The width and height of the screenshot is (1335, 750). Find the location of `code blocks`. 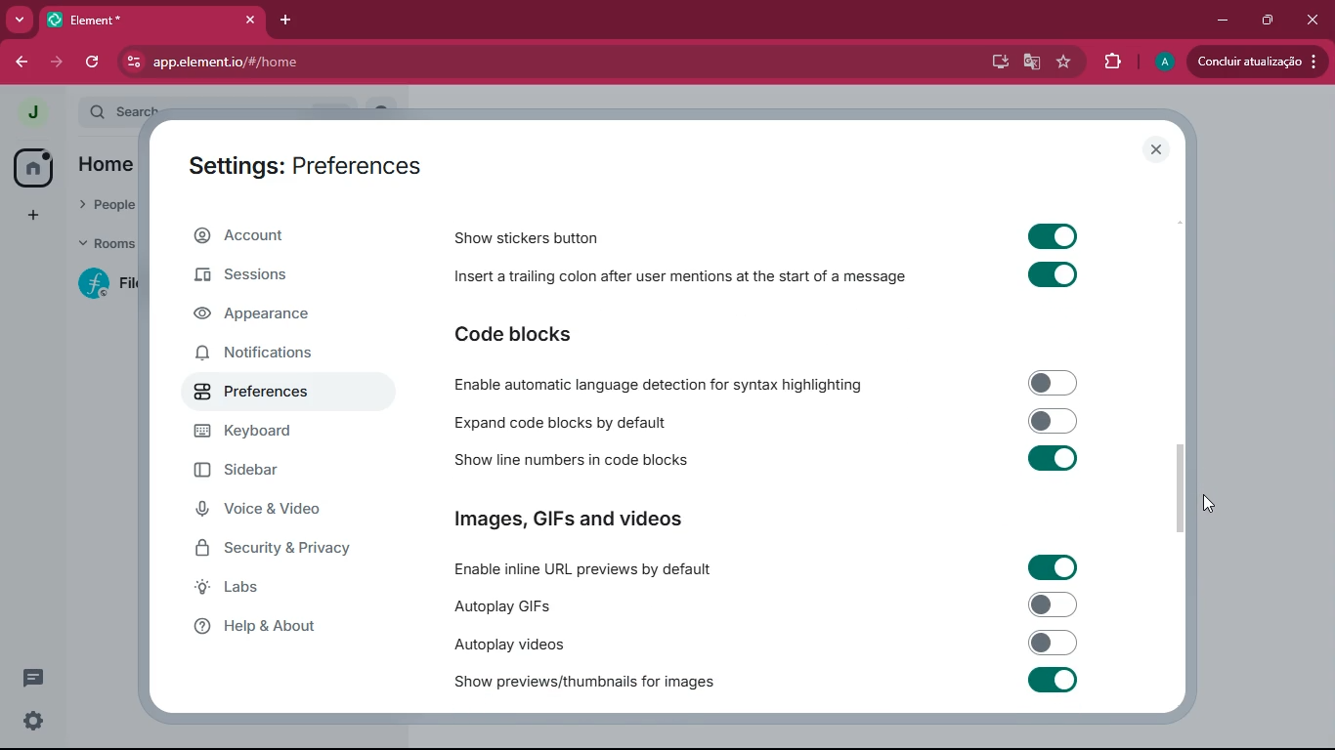

code blocks is located at coordinates (560, 334).